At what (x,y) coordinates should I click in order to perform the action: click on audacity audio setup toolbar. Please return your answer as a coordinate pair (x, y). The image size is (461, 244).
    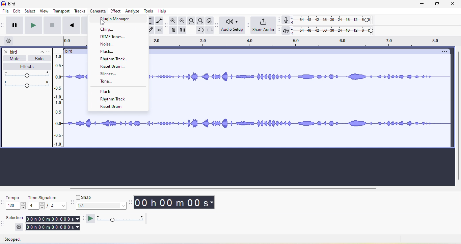
    Looking at the image, I should click on (216, 25).